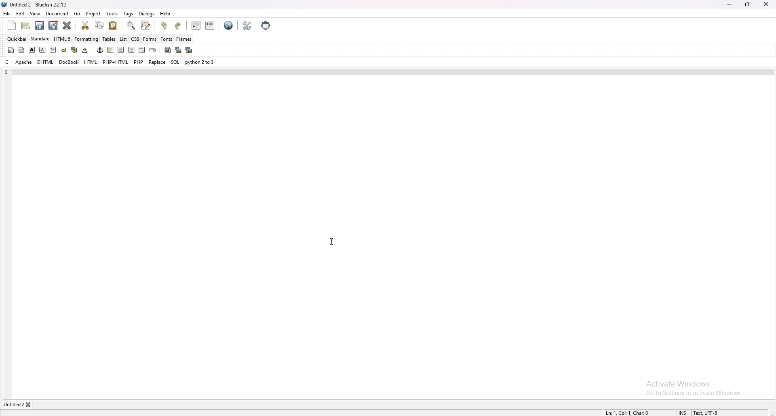  What do you see at coordinates (131, 26) in the screenshot?
I see `find bar` at bounding box center [131, 26].